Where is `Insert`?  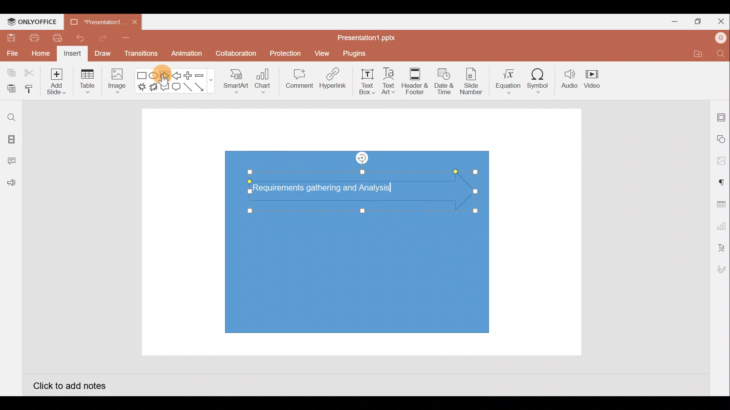 Insert is located at coordinates (73, 54).